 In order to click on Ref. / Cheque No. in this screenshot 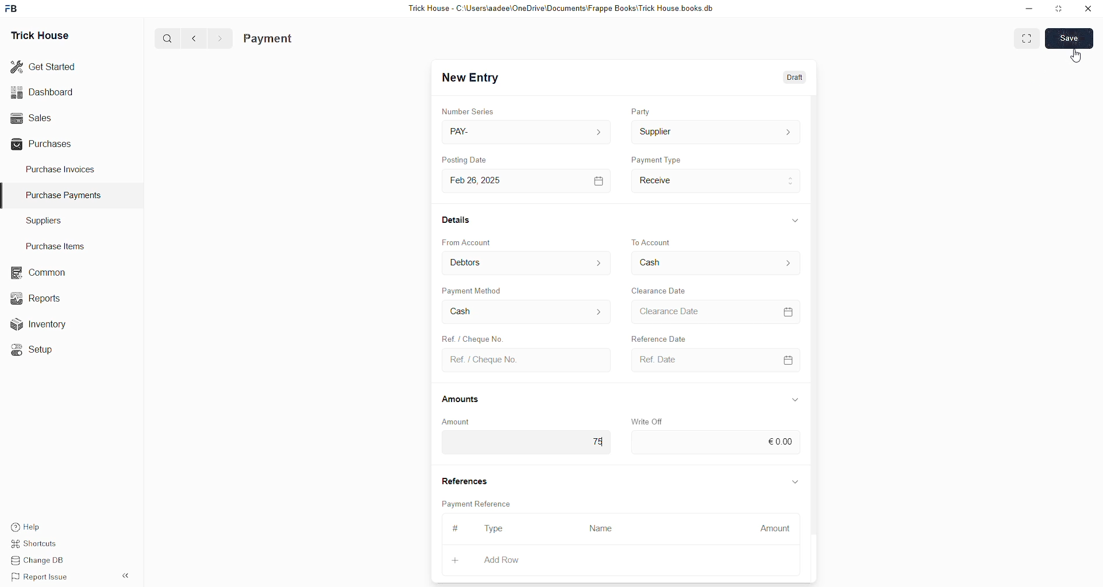, I will do `click(524, 359)`.